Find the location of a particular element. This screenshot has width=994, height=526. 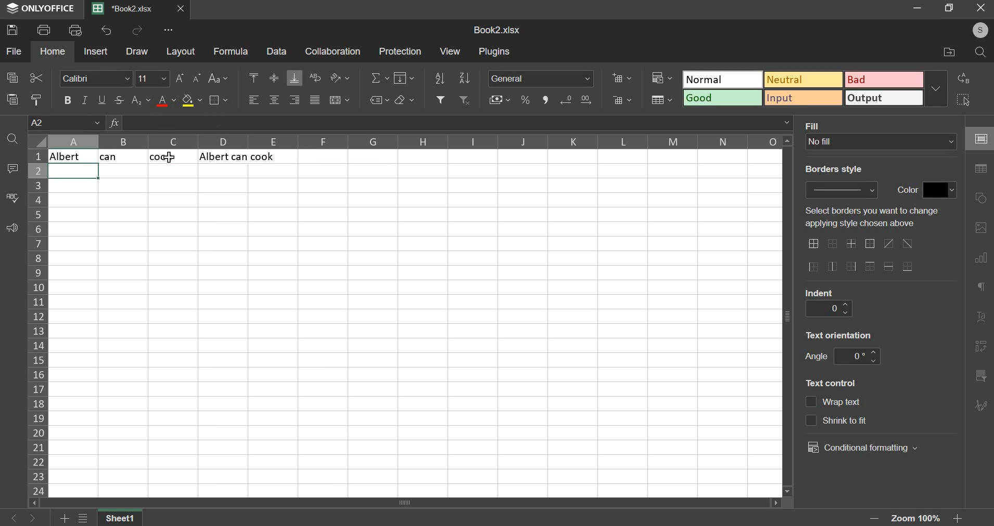

merge & center is located at coordinates (340, 100).